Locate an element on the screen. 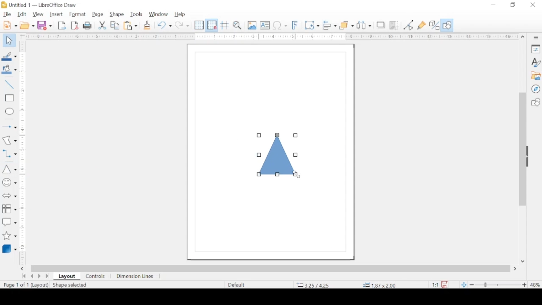 This screenshot has height=305, width=542. next page is located at coordinates (39, 277).